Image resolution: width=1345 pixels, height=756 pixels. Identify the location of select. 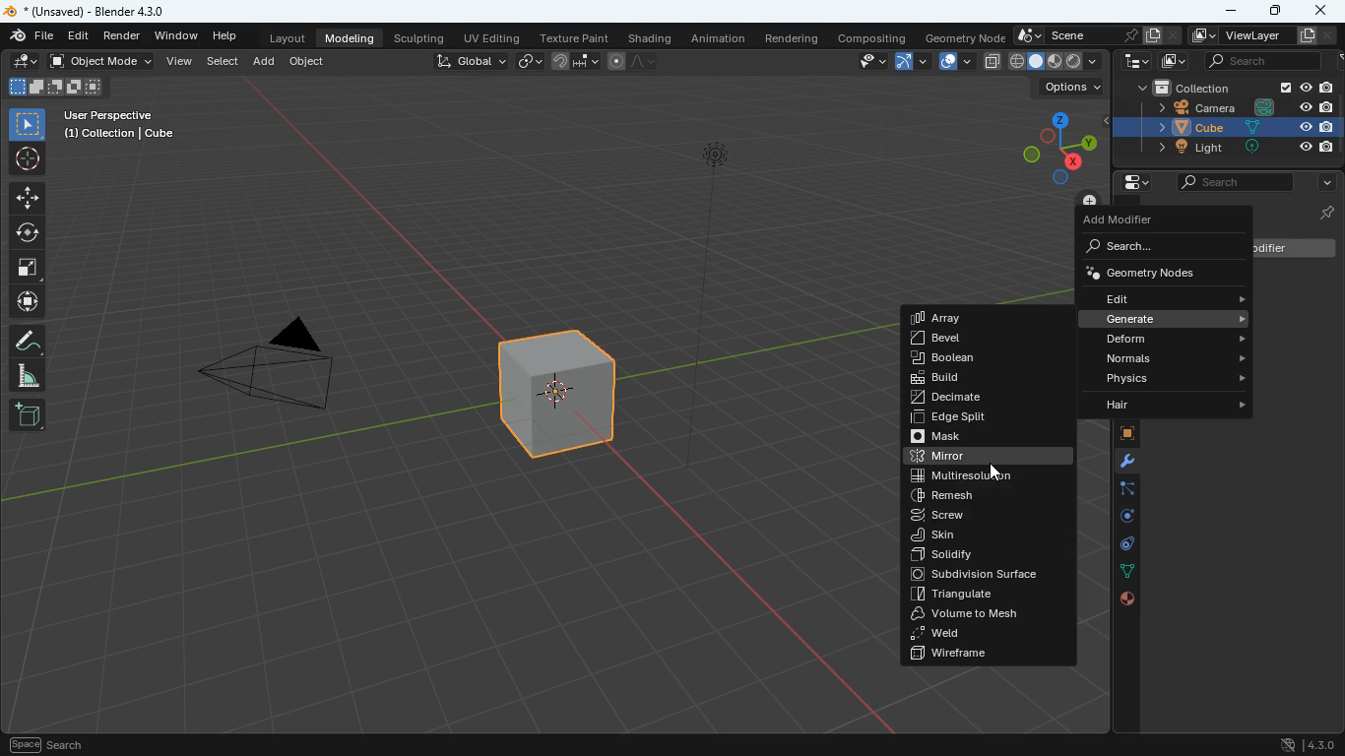
(224, 62).